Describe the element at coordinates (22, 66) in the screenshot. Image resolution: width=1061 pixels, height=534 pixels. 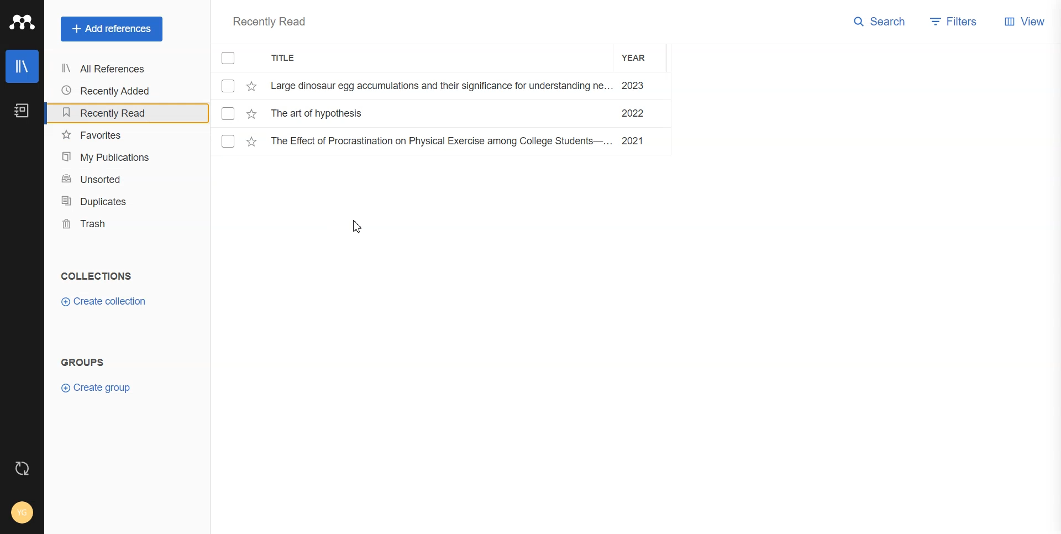
I see `Library` at that location.